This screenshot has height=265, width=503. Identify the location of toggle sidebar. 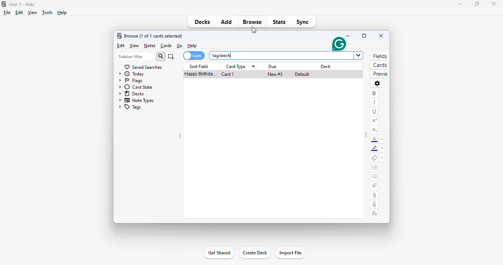
(366, 135).